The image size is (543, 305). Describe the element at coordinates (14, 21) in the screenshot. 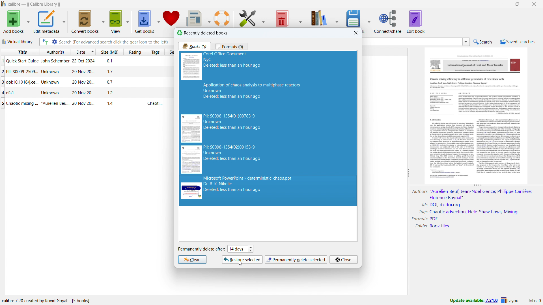

I see `add books ` at that location.